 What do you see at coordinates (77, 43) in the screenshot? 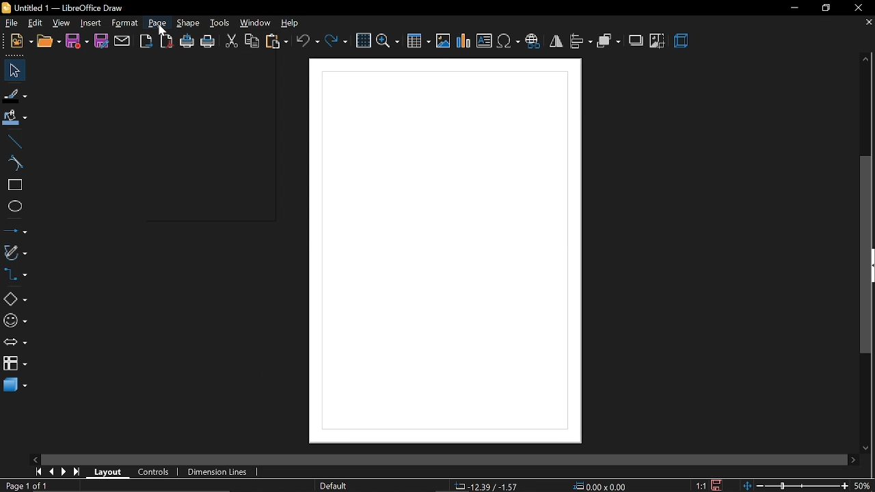
I see `save` at bounding box center [77, 43].